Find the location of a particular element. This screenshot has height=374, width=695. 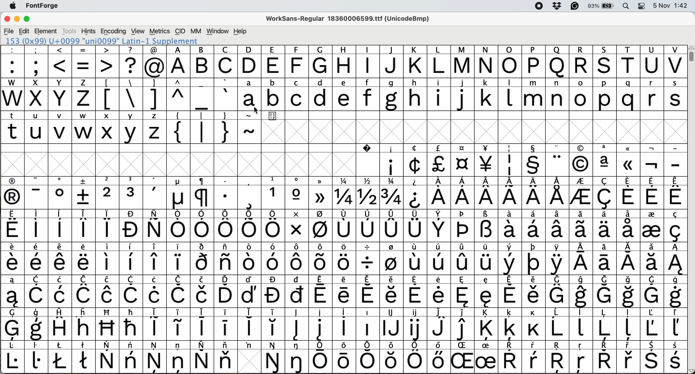

symbol is located at coordinates (250, 292).